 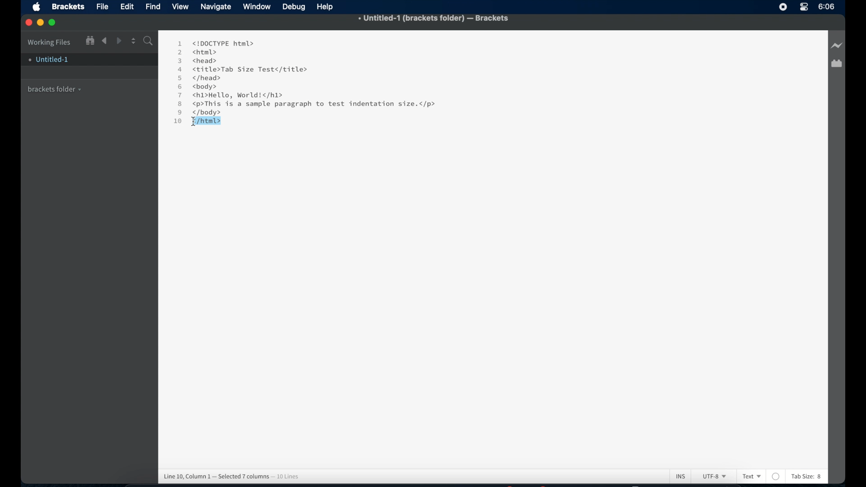 What do you see at coordinates (327, 7) in the screenshot?
I see `Help` at bounding box center [327, 7].